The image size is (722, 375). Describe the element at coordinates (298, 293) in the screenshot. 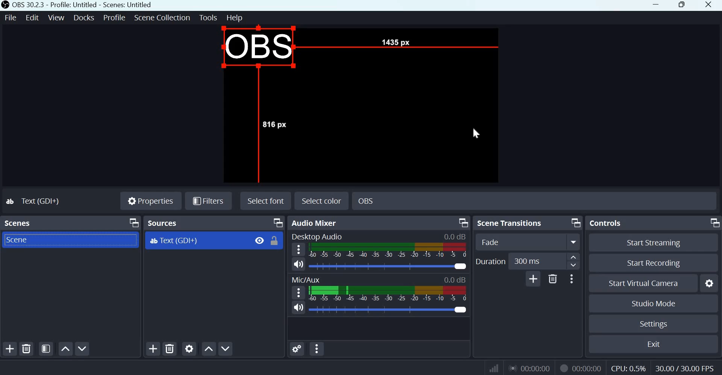

I see `hamburger menu` at that location.